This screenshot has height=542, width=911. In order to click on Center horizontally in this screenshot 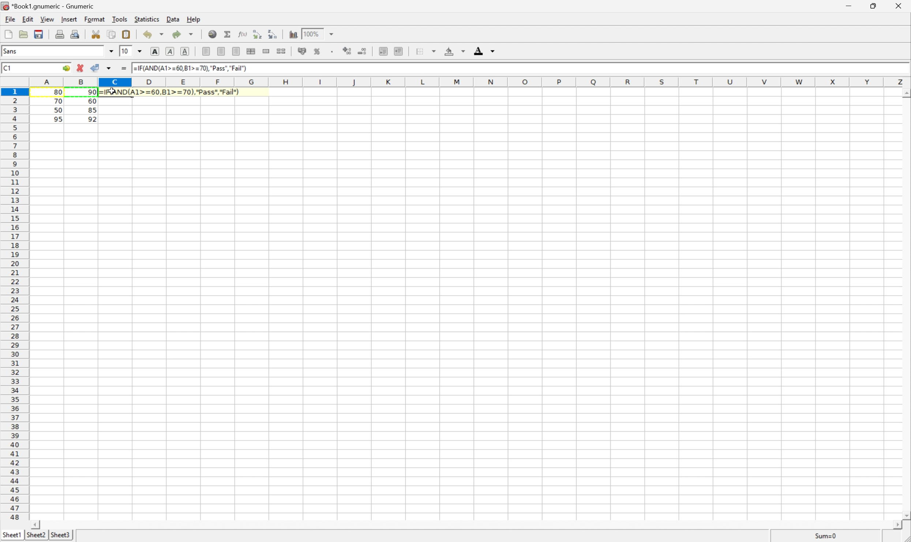, I will do `click(222, 51)`.